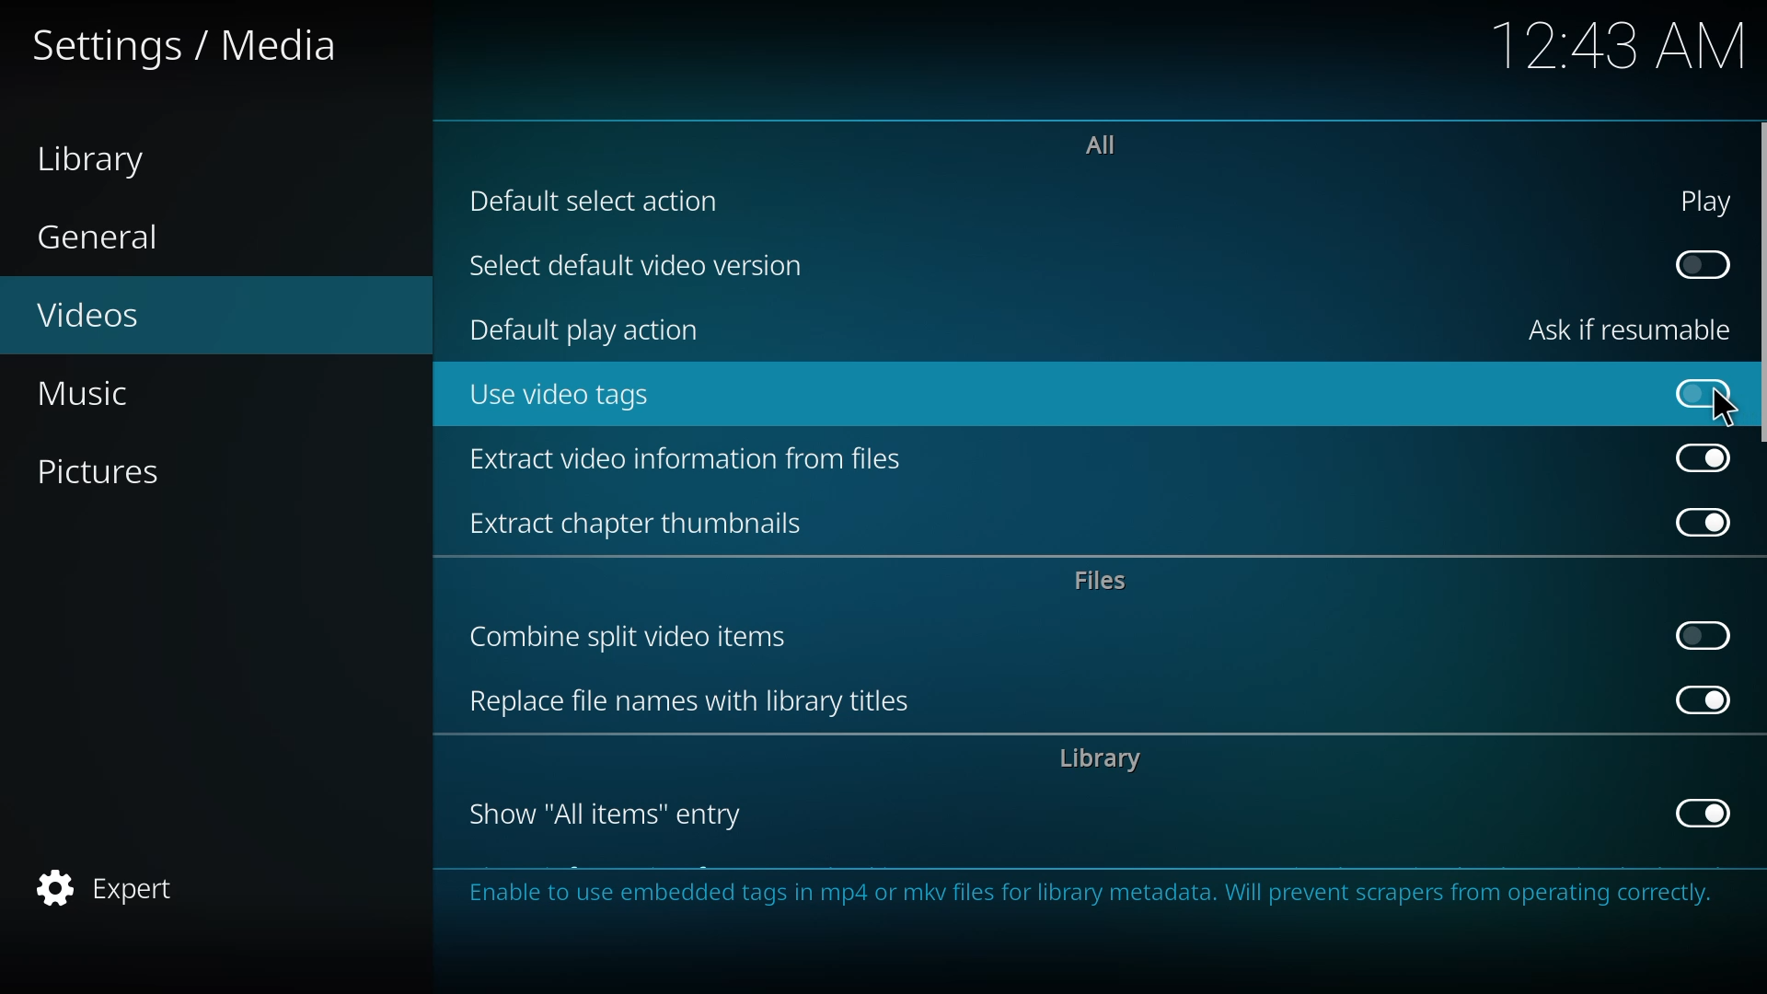  Describe the element at coordinates (569, 398) in the screenshot. I see `use video tags` at that location.